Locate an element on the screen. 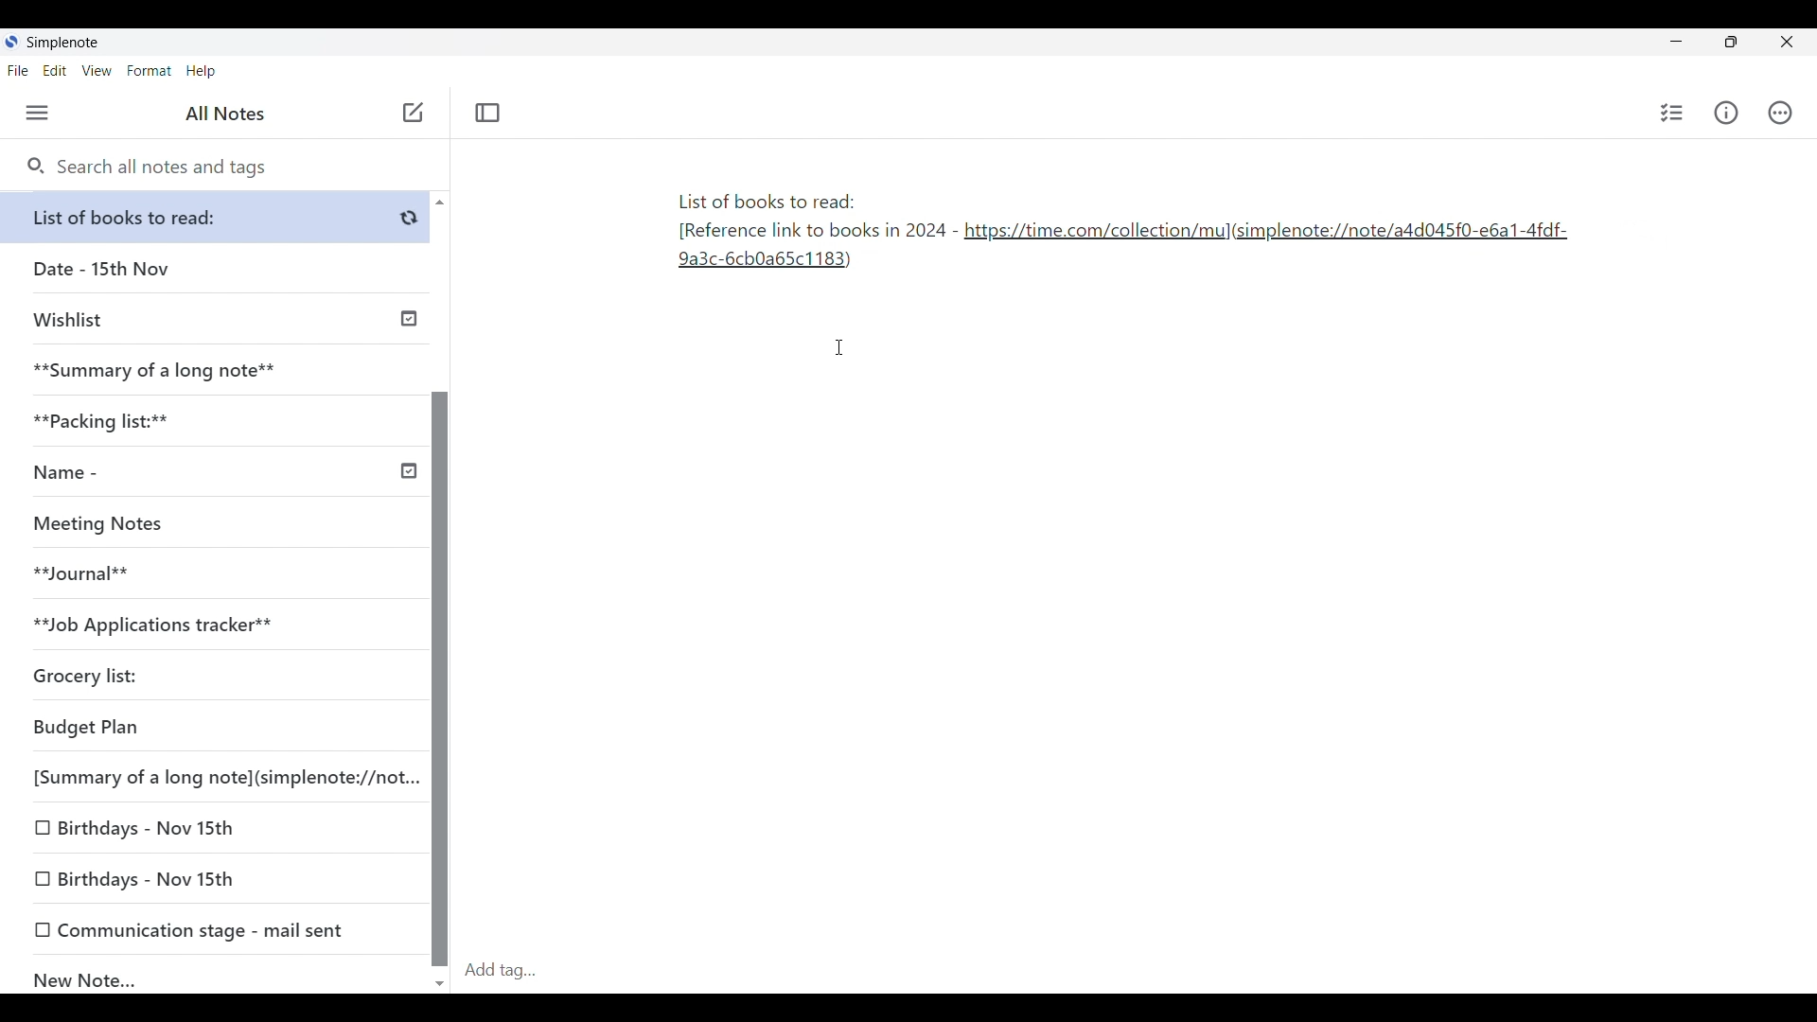 Image resolution: width=1817 pixels, height=1022 pixels. Actions is located at coordinates (1780, 113).